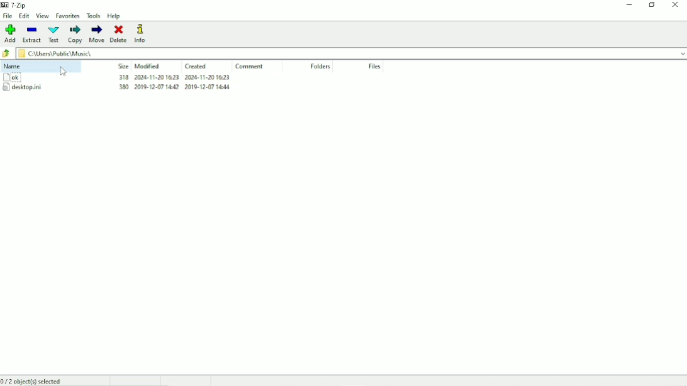 Image resolution: width=687 pixels, height=386 pixels. What do you see at coordinates (651, 5) in the screenshot?
I see `Restore down` at bounding box center [651, 5].